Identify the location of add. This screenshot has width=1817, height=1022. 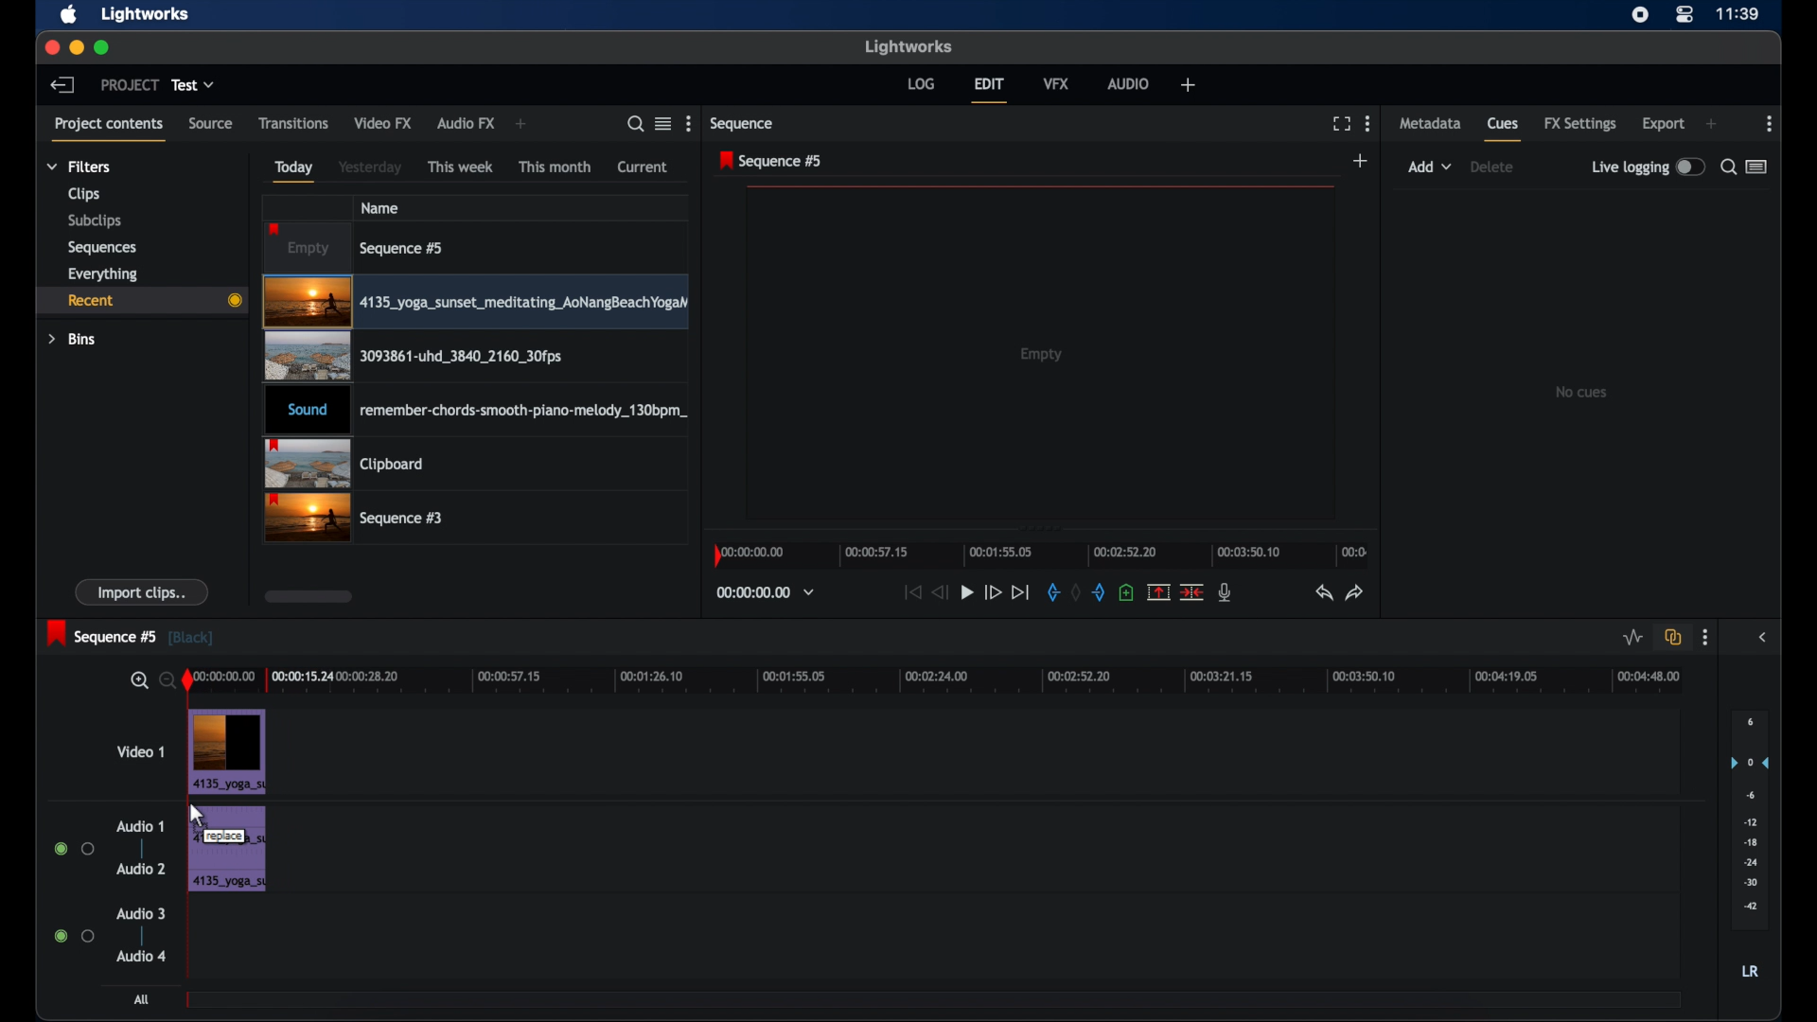
(1711, 124).